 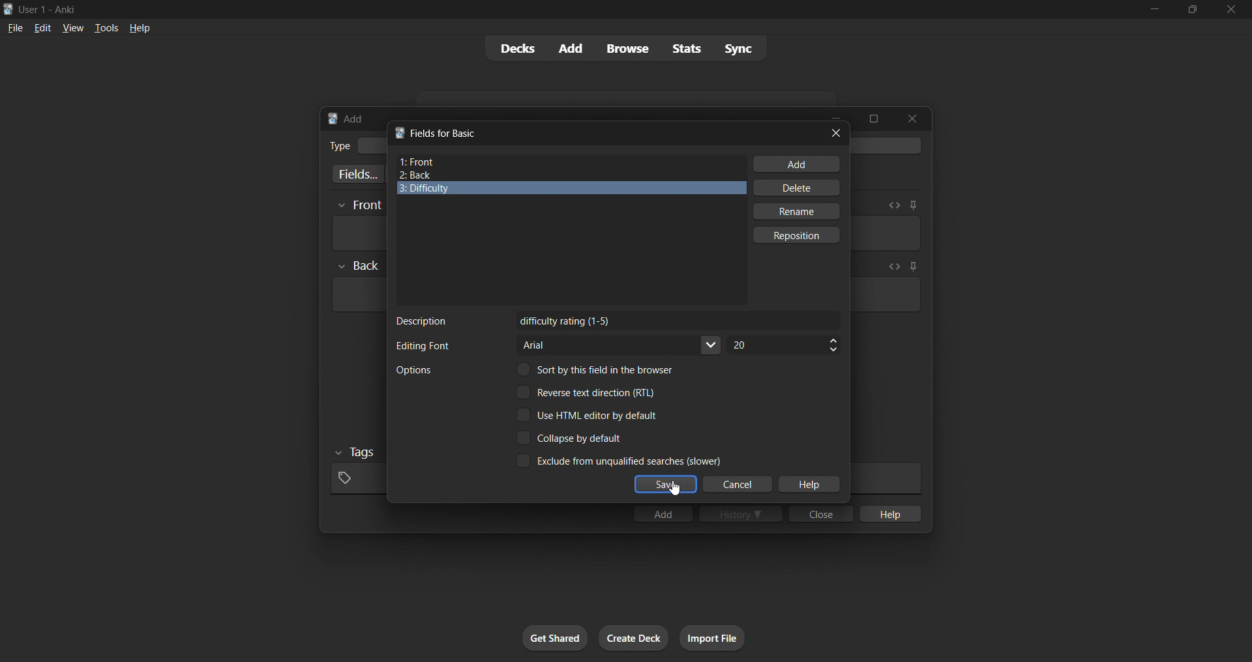 I want to click on add, so click(x=572, y=49).